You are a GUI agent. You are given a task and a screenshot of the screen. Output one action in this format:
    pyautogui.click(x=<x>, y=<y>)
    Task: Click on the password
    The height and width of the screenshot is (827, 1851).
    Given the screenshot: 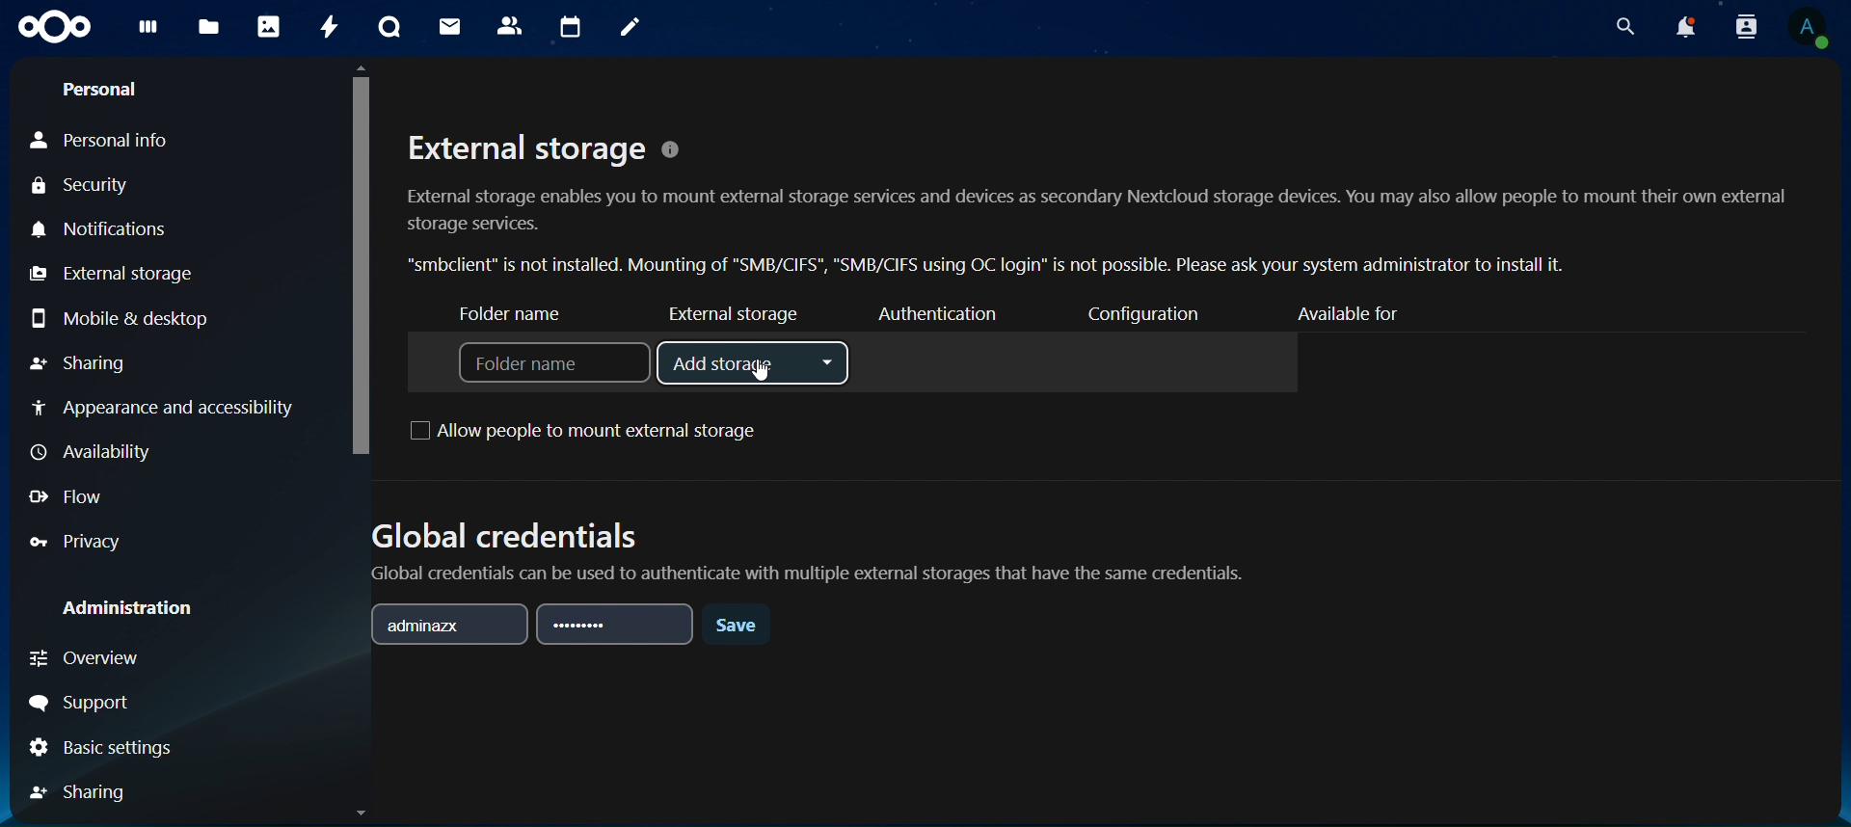 What is the action you would take?
    pyautogui.click(x=618, y=625)
    